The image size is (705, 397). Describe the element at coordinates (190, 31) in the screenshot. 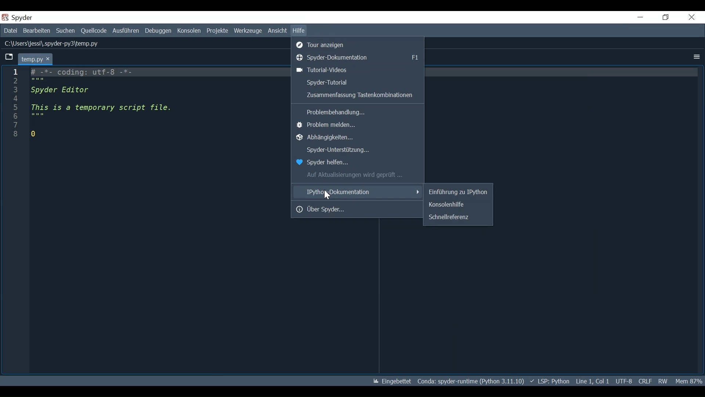

I see `Consoles` at that location.